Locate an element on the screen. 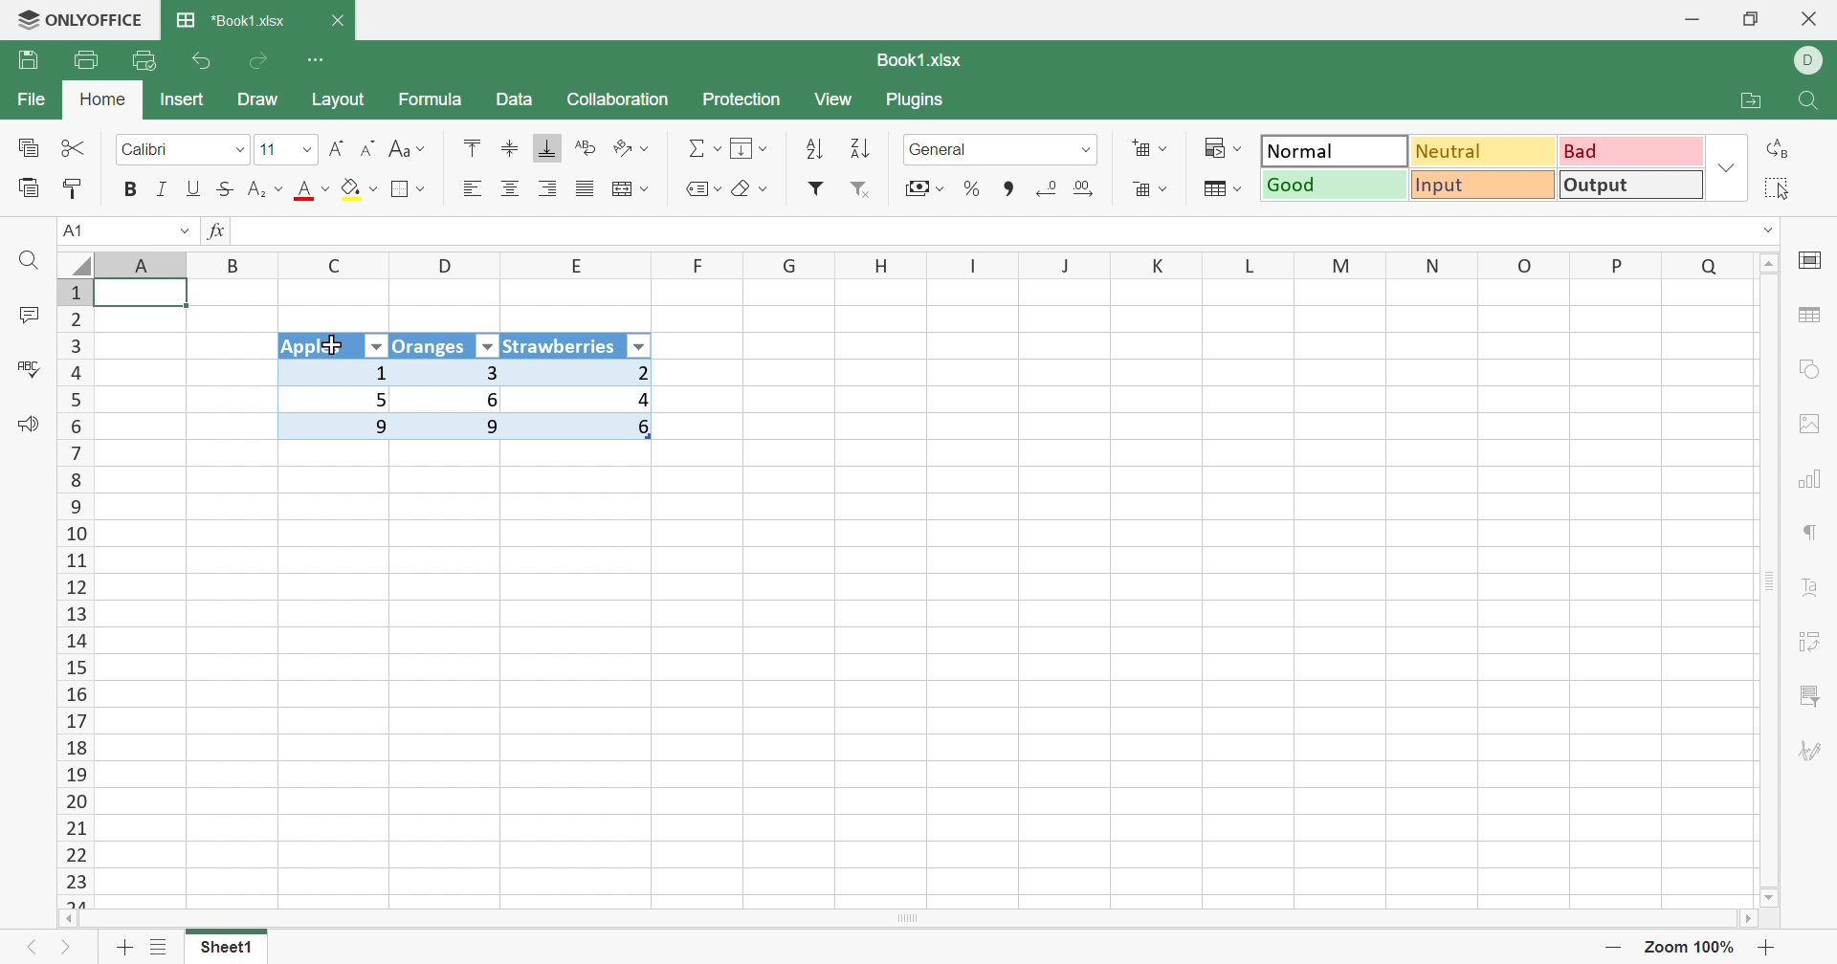 The height and width of the screenshot is (964, 1837). Descending order is located at coordinates (857, 151).